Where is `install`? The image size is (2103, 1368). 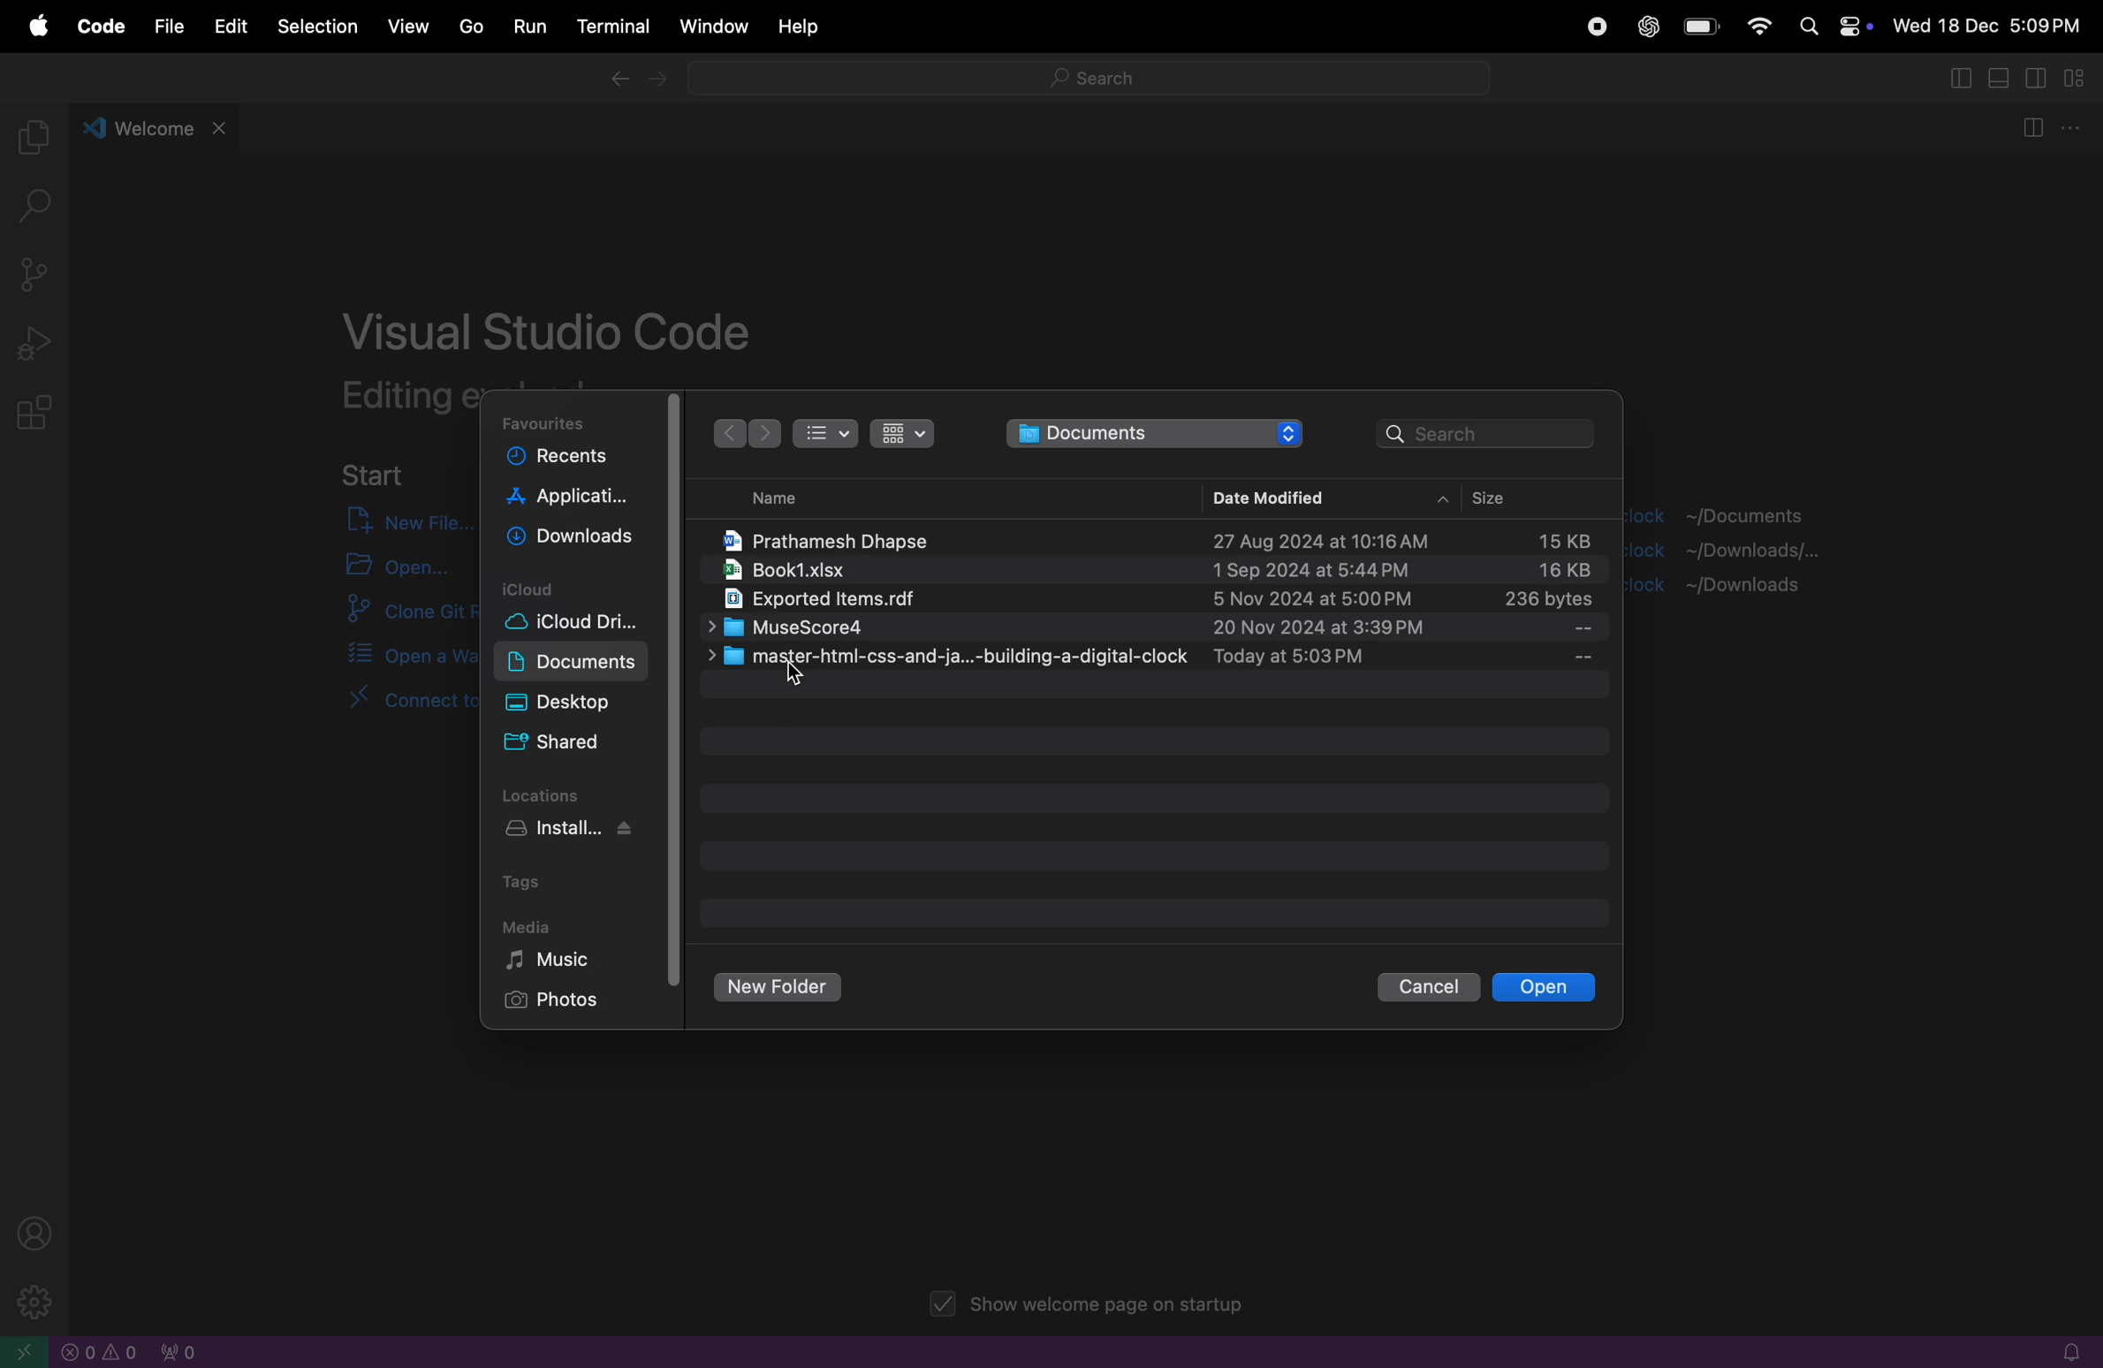 install is located at coordinates (582, 832).